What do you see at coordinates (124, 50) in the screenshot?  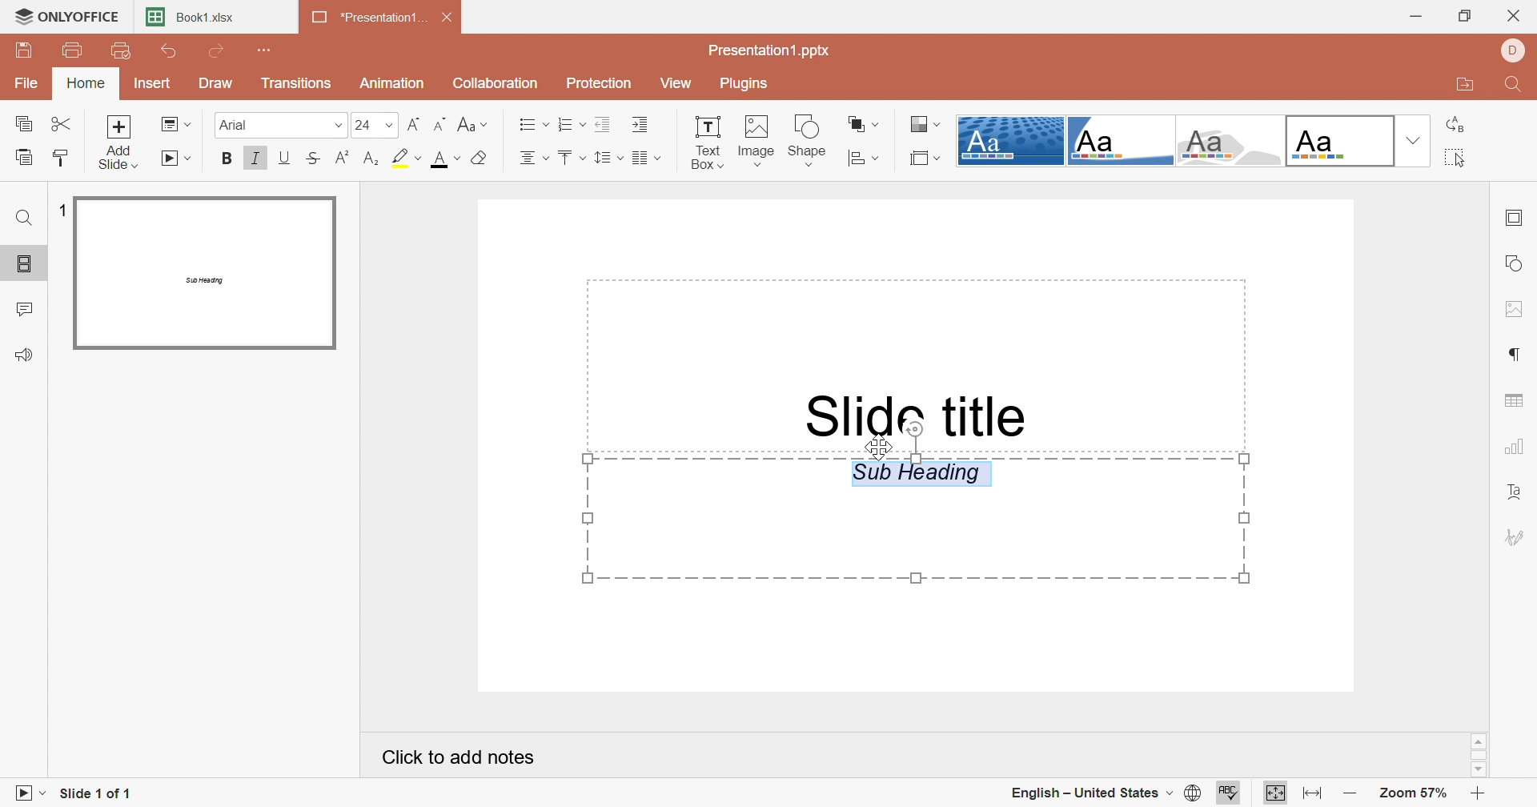 I see `Quick print` at bounding box center [124, 50].